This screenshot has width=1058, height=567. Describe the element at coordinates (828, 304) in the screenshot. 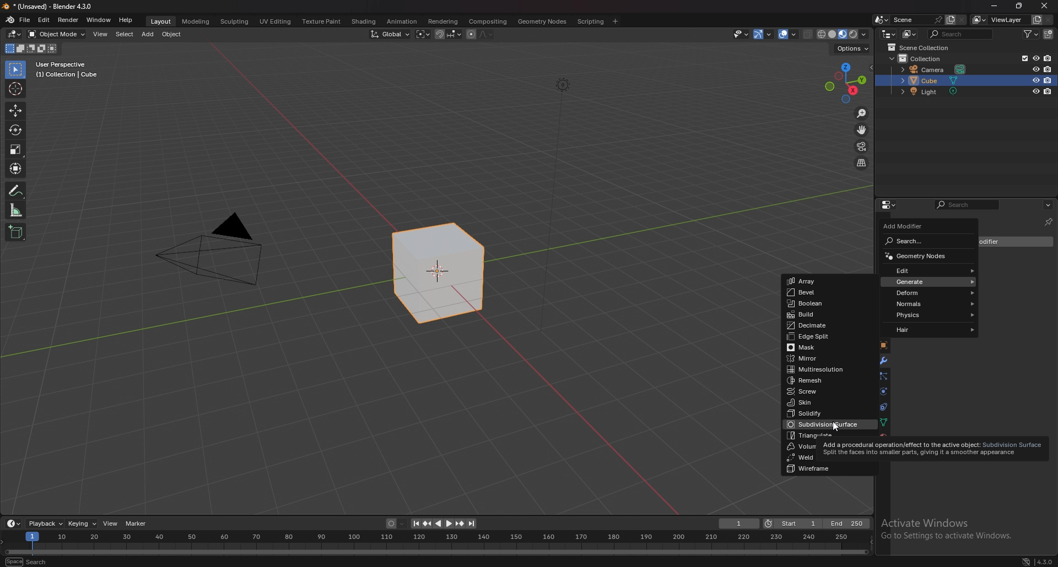

I see `boolean` at that location.